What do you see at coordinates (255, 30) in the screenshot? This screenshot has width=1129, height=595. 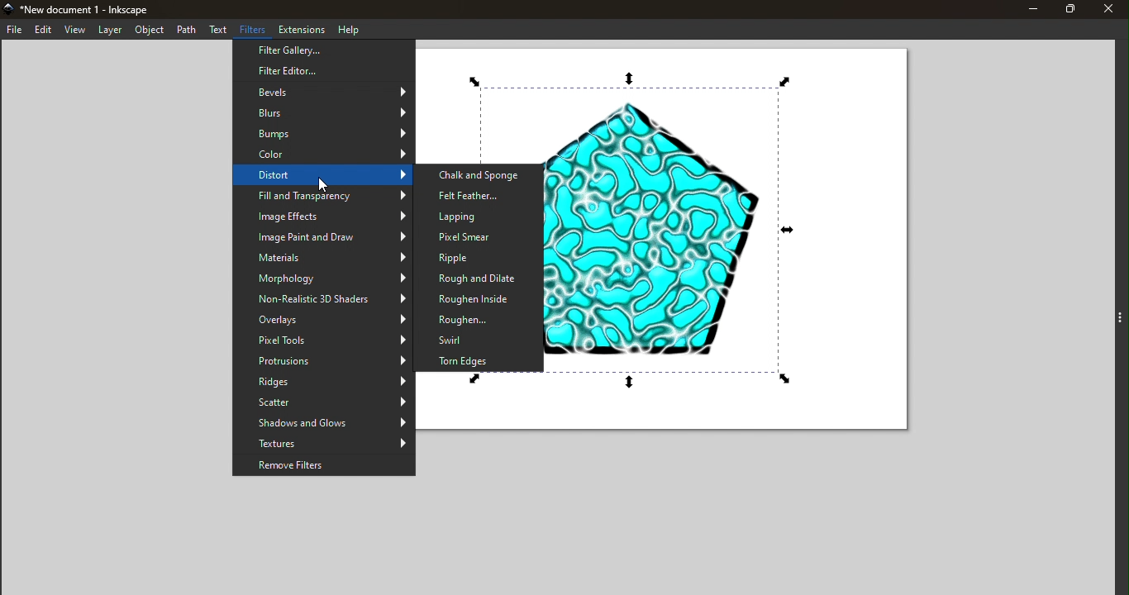 I see `Filters` at bounding box center [255, 30].